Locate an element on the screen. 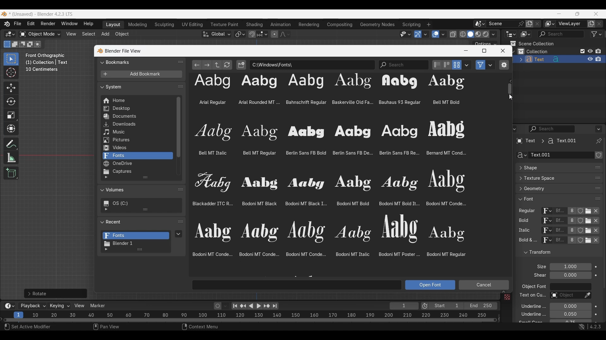 This screenshot has height=340, width=606. bold is located at coordinates (522, 222).